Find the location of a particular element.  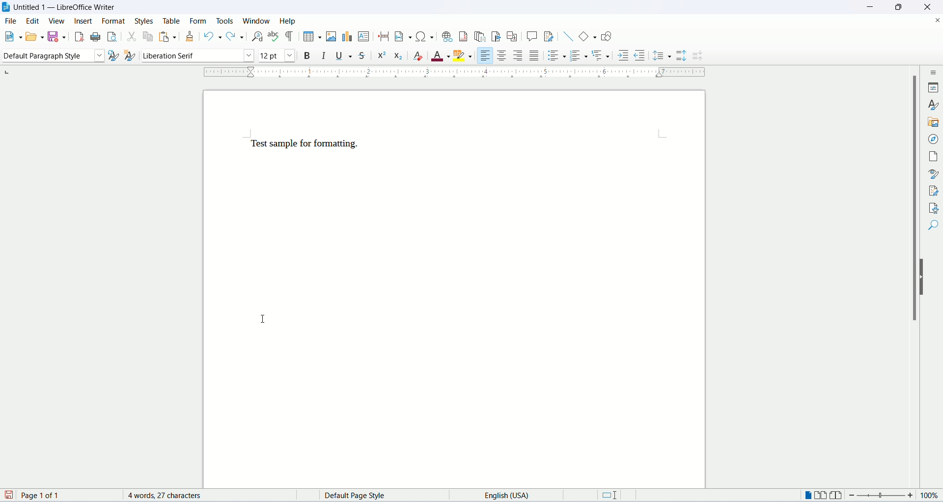

insert field is located at coordinates (402, 36).